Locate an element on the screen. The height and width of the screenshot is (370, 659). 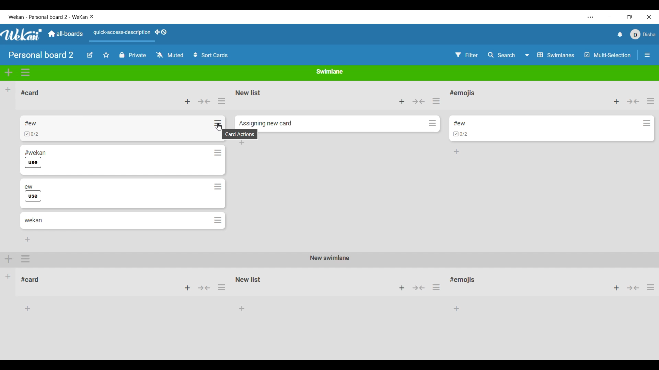
Collapse is located at coordinates (204, 101).